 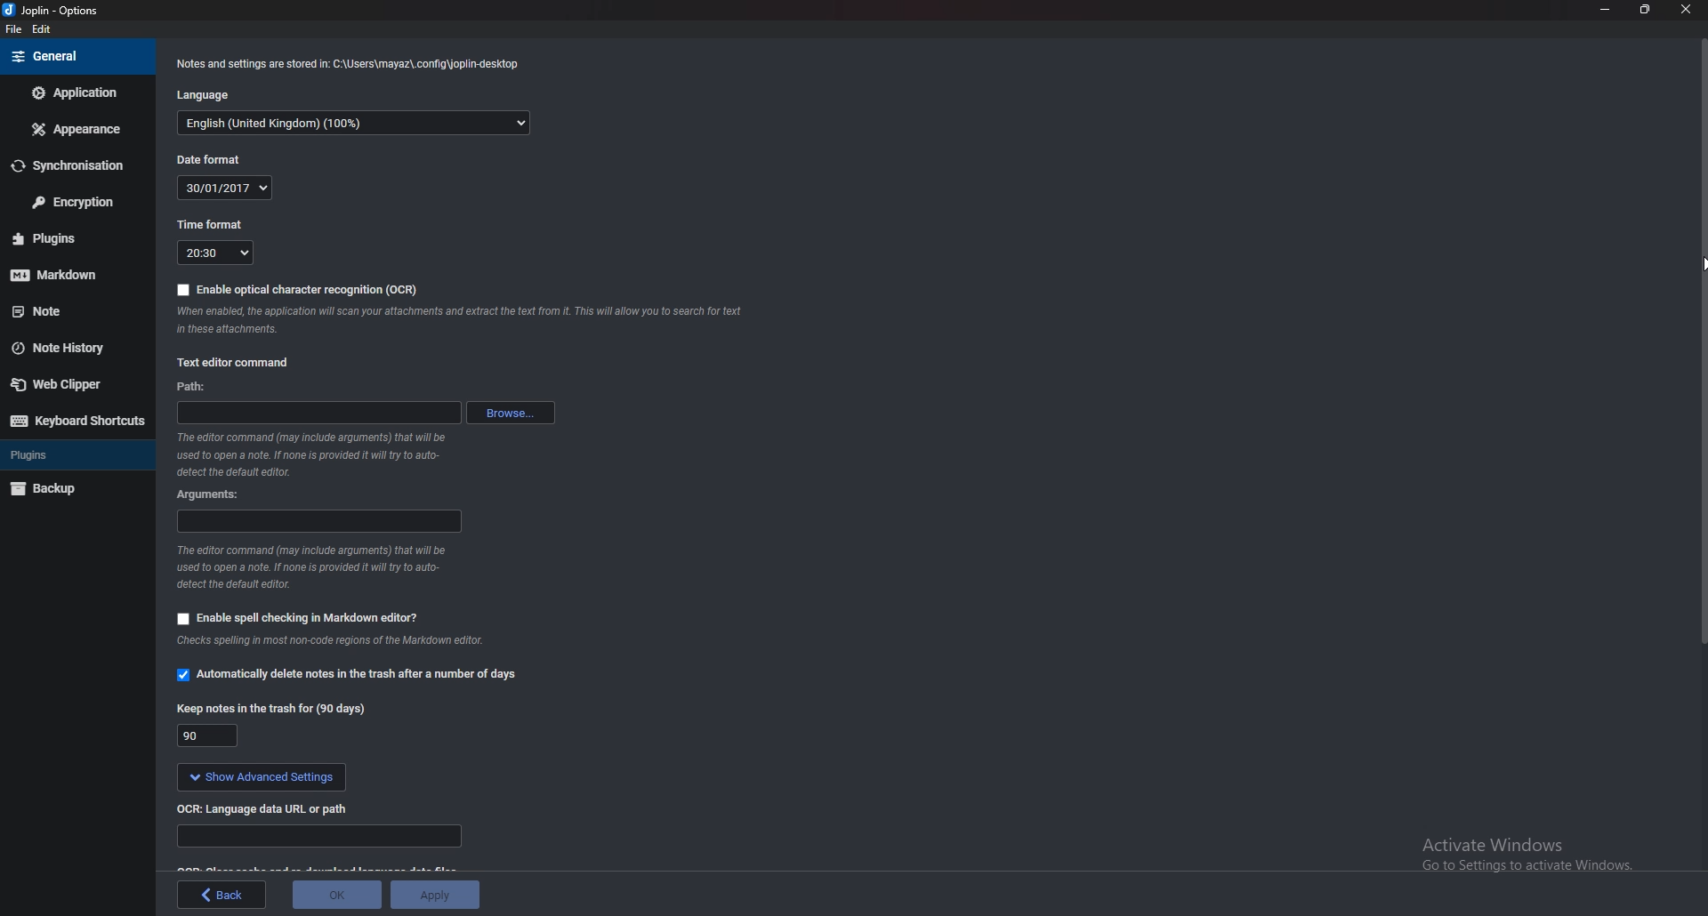 I want to click on Date format, so click(x=214, y=159).